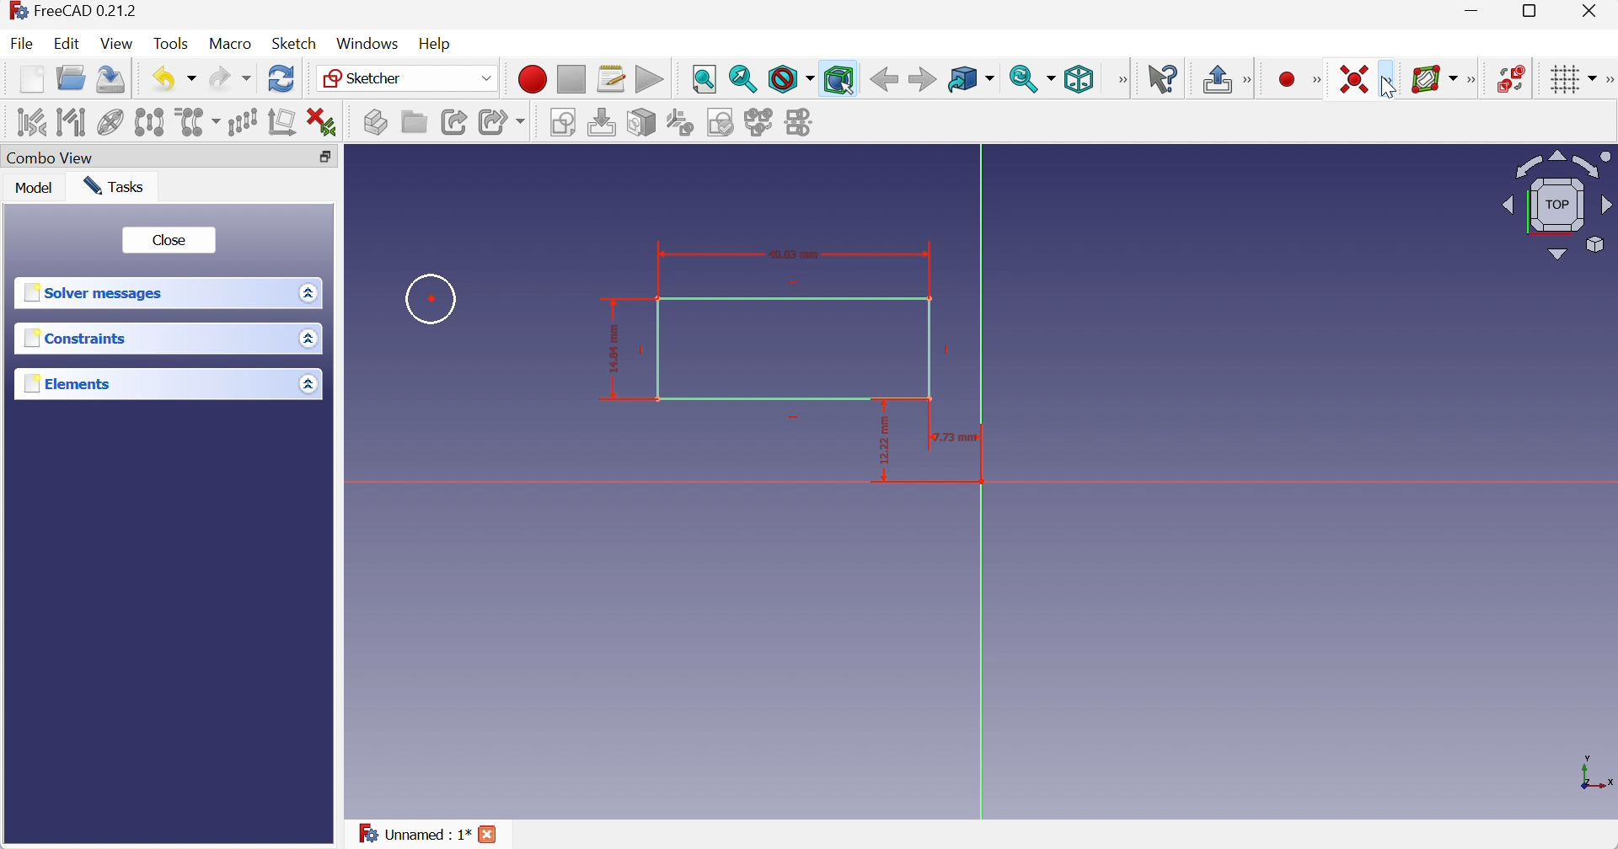  Describe the element at coordinates (1511, 78) in the screenshot. I see `Switch virtual space` at that location.